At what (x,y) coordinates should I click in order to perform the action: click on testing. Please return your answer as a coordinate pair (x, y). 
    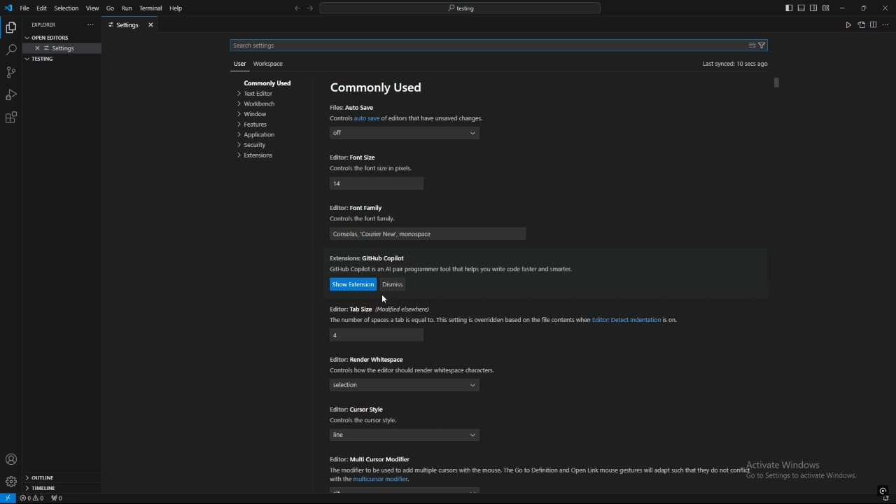
    Looking at the image, I should click on (46, 62).